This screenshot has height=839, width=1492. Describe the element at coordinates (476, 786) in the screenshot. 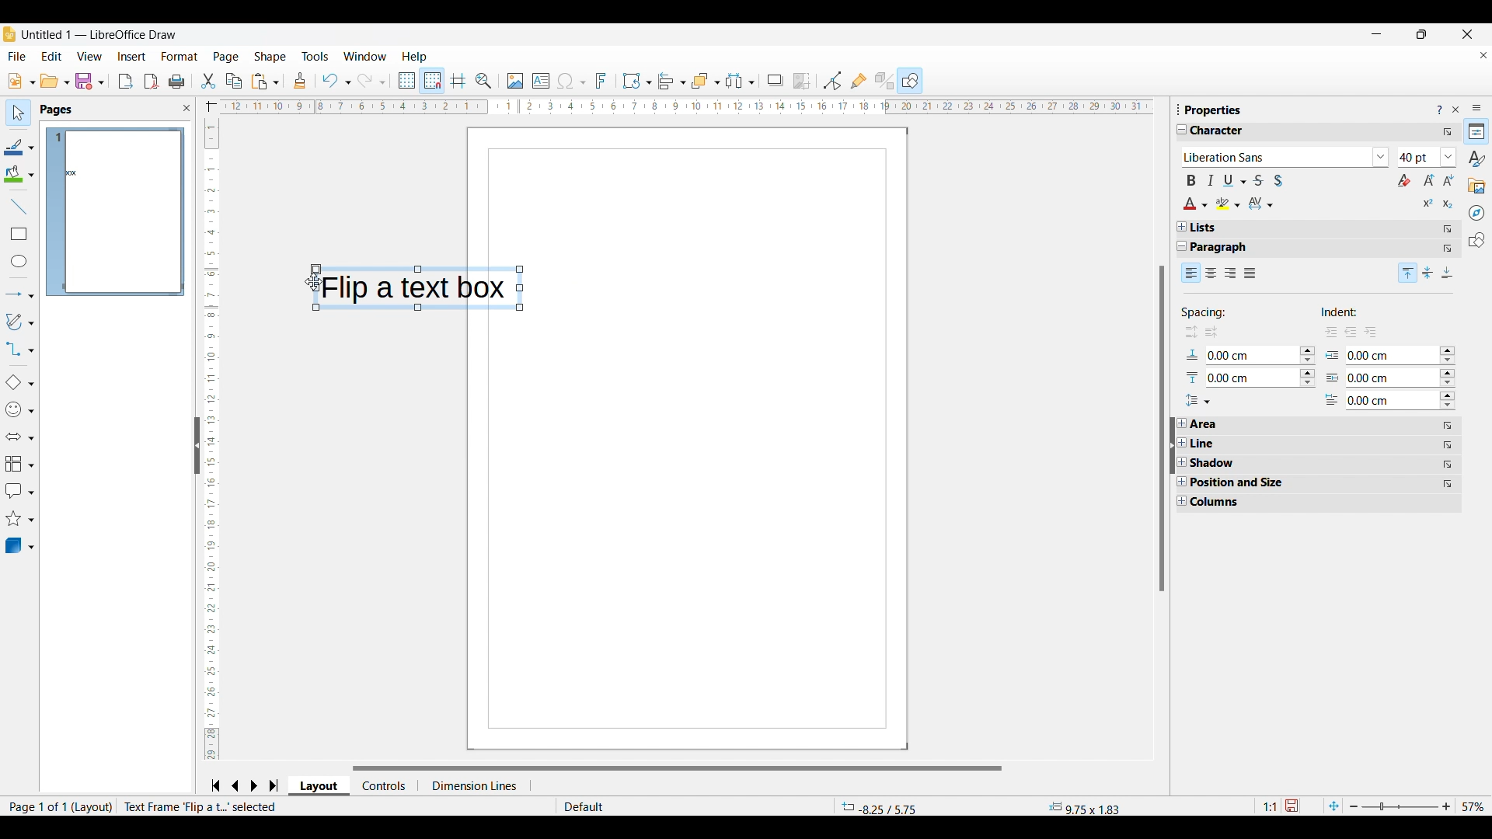

I see `dimension` at that location.